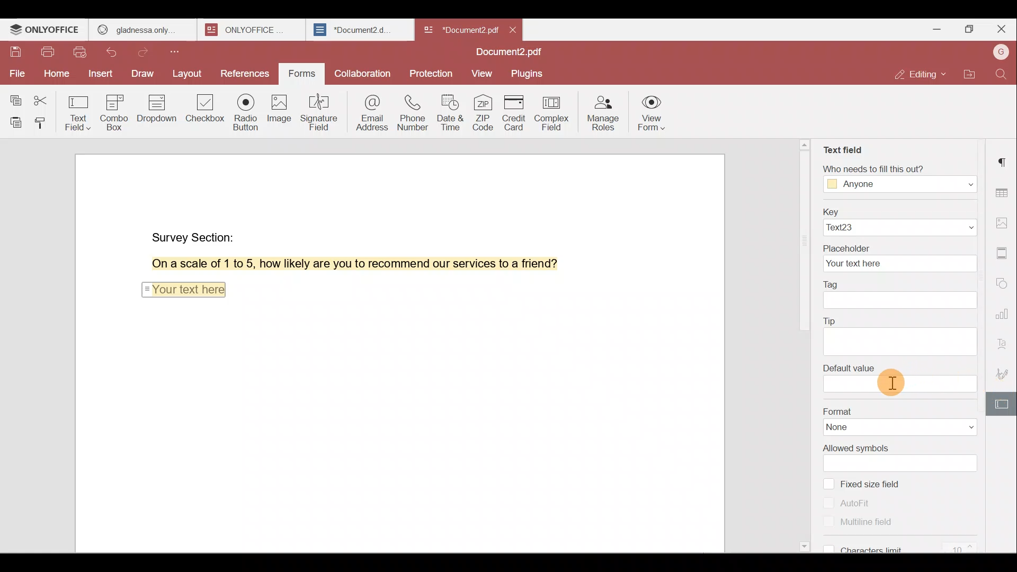 The width and height of the screenshot is (1017, 572). Describe the element at coordinates (602, 112) in the screenshot. I see `Manage roles` at that location.